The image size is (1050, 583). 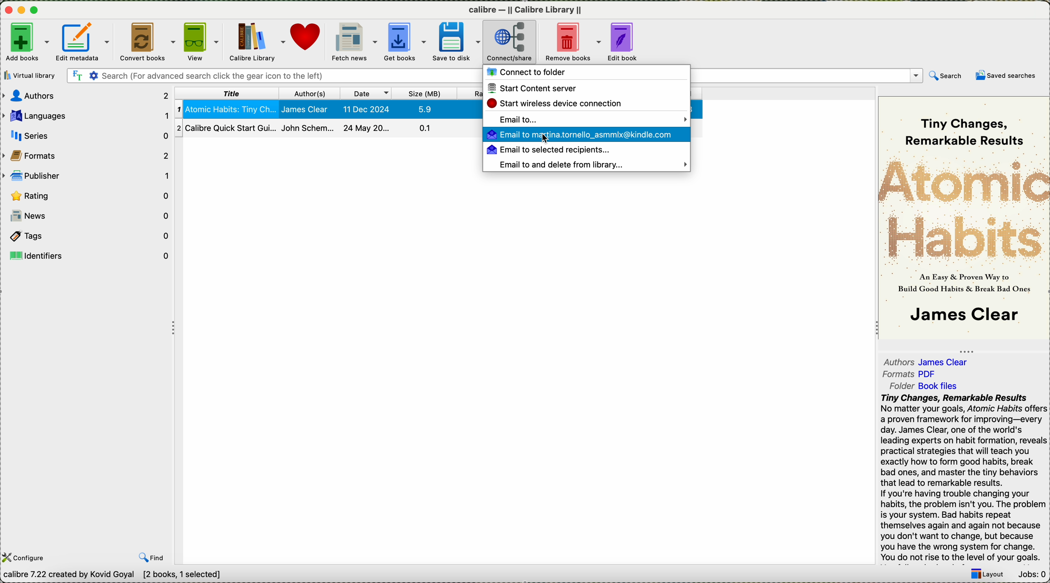 What do you see at coordinates (229, 92) in the screenshot?
I see `title` at bounding box center [229, 92].